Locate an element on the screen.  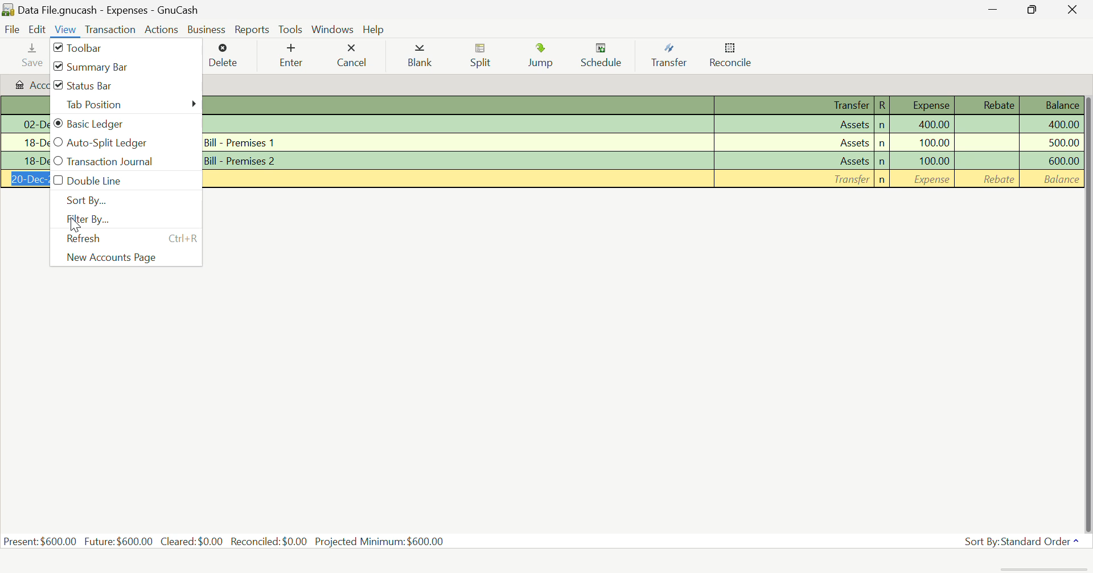
Assets is located at coordinates (794, 124).